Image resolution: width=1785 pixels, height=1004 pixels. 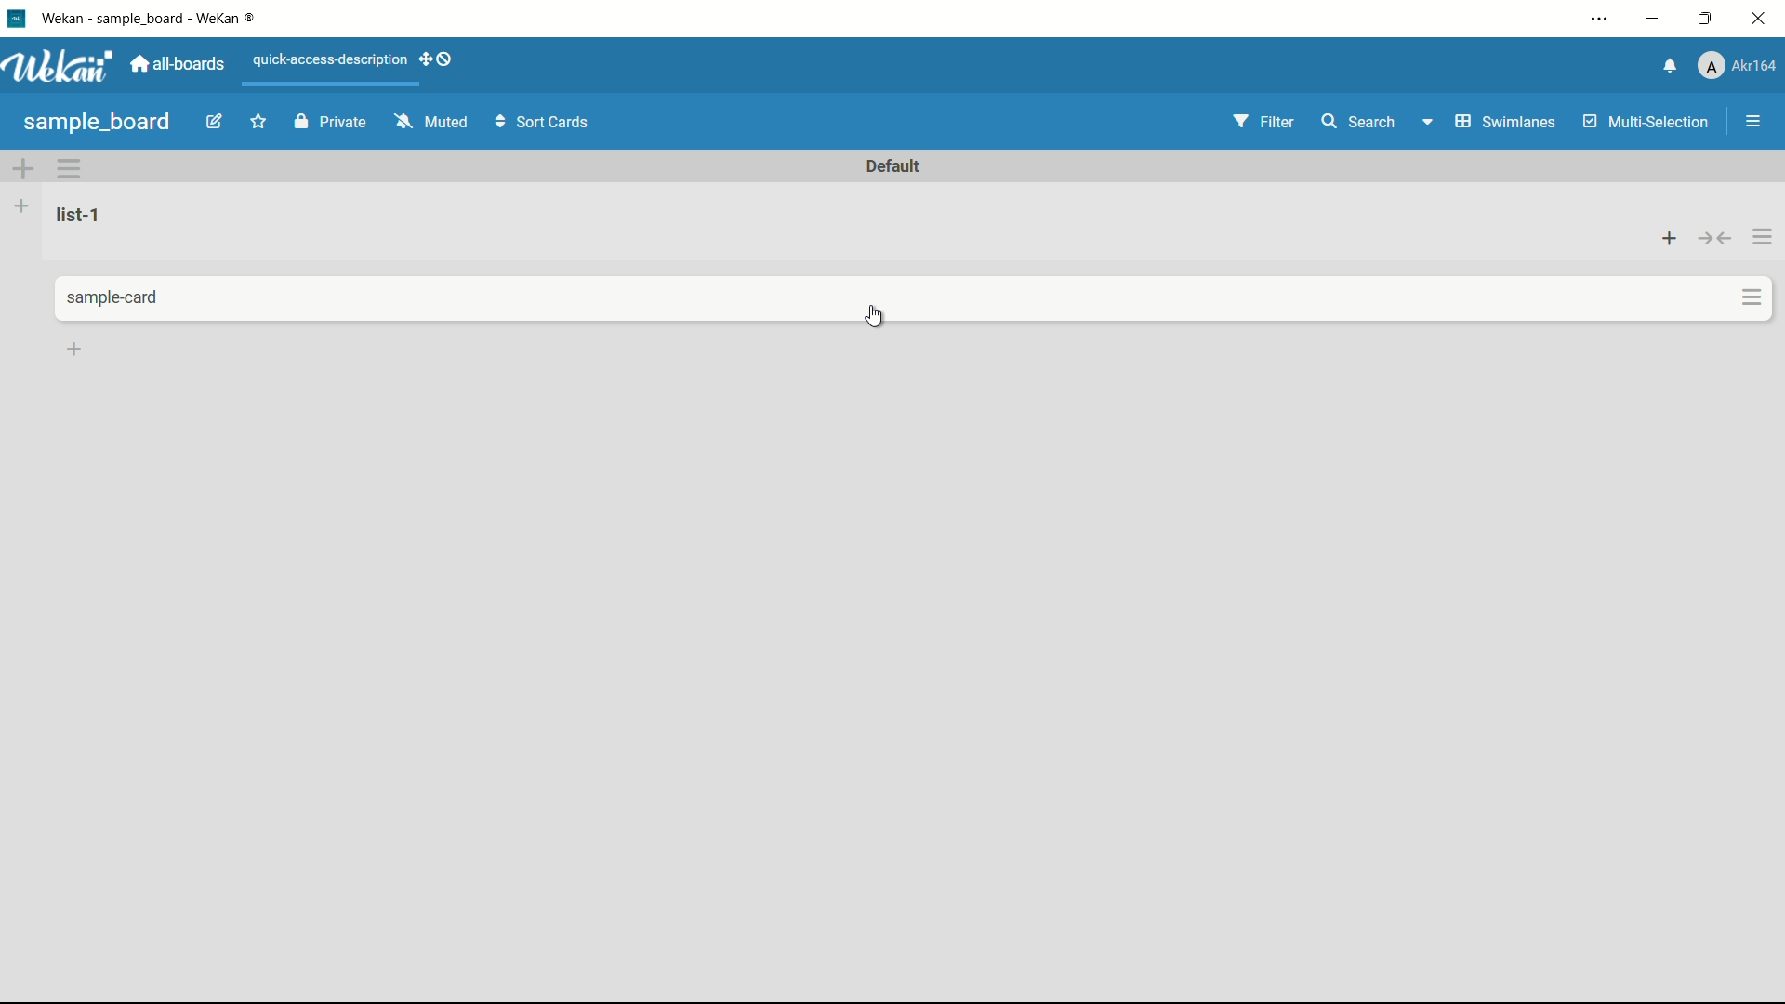 I want to click on add card, so click(x=1670, y=237).